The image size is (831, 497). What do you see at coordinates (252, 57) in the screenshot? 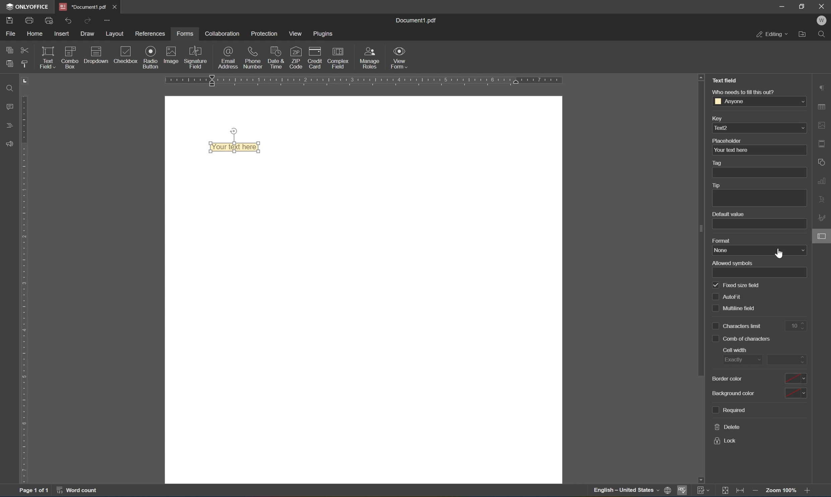
I see `phone number` at bounding box center [252, 57].